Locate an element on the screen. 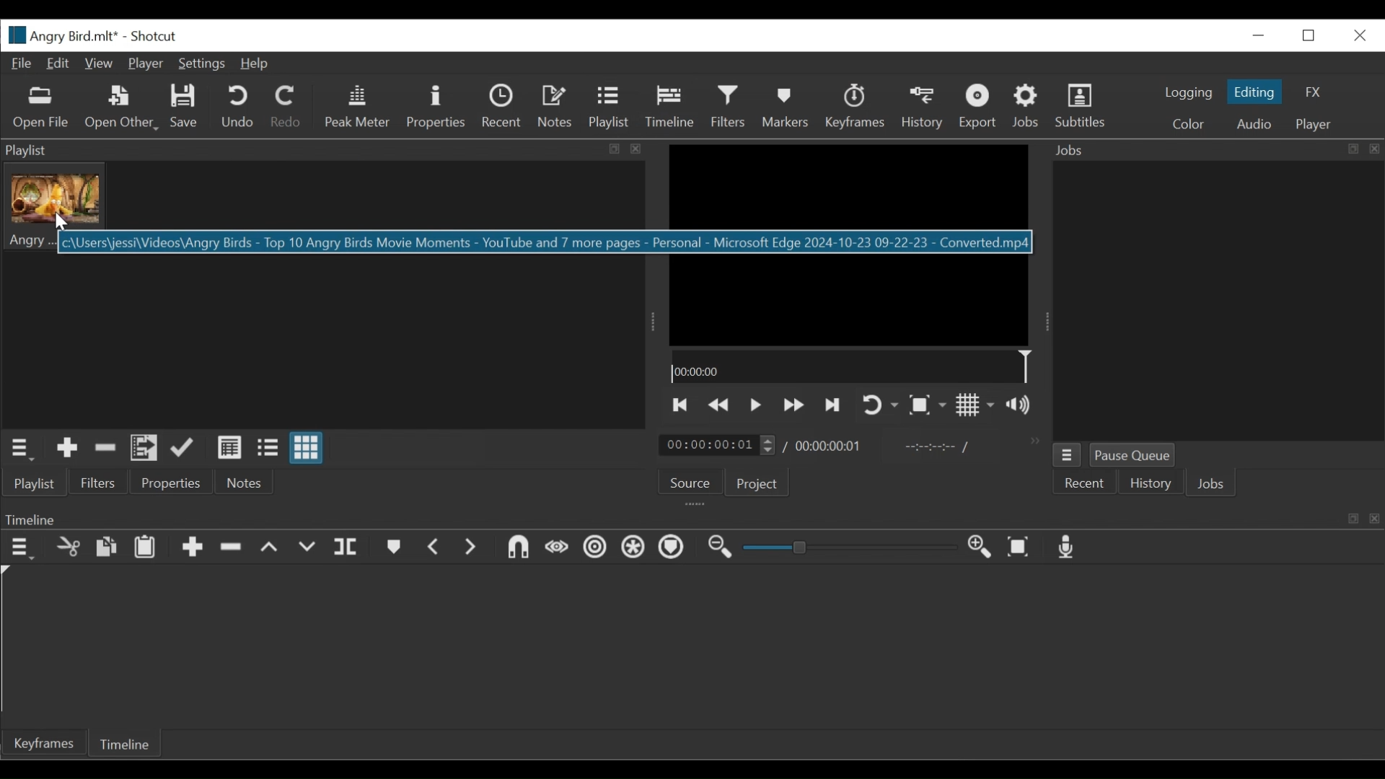 This screenshot has width=1385, height=779. Toggle player on looping is located at coordinates (881, 405).